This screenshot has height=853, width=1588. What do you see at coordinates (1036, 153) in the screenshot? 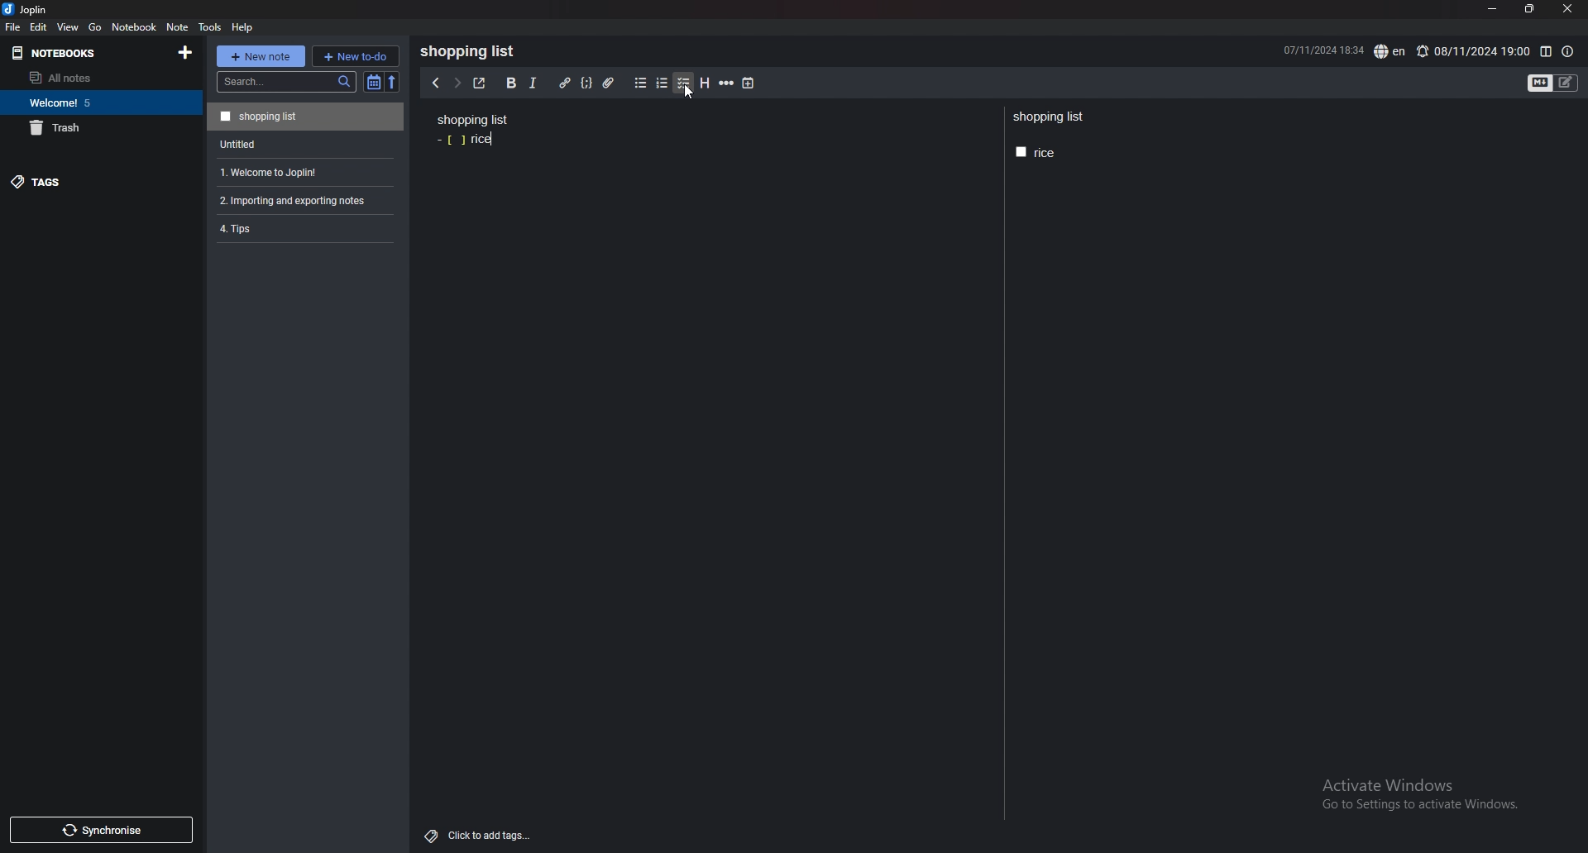
I see `rice` at bounding box center [1036, 153].